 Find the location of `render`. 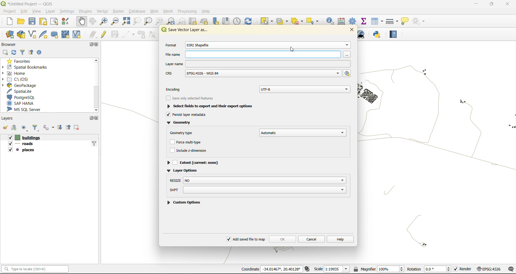

render is located at coordinates (463, 269).